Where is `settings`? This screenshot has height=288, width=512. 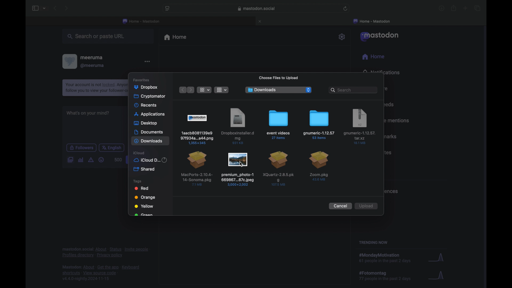
settings is located at coordinates (342, 37).